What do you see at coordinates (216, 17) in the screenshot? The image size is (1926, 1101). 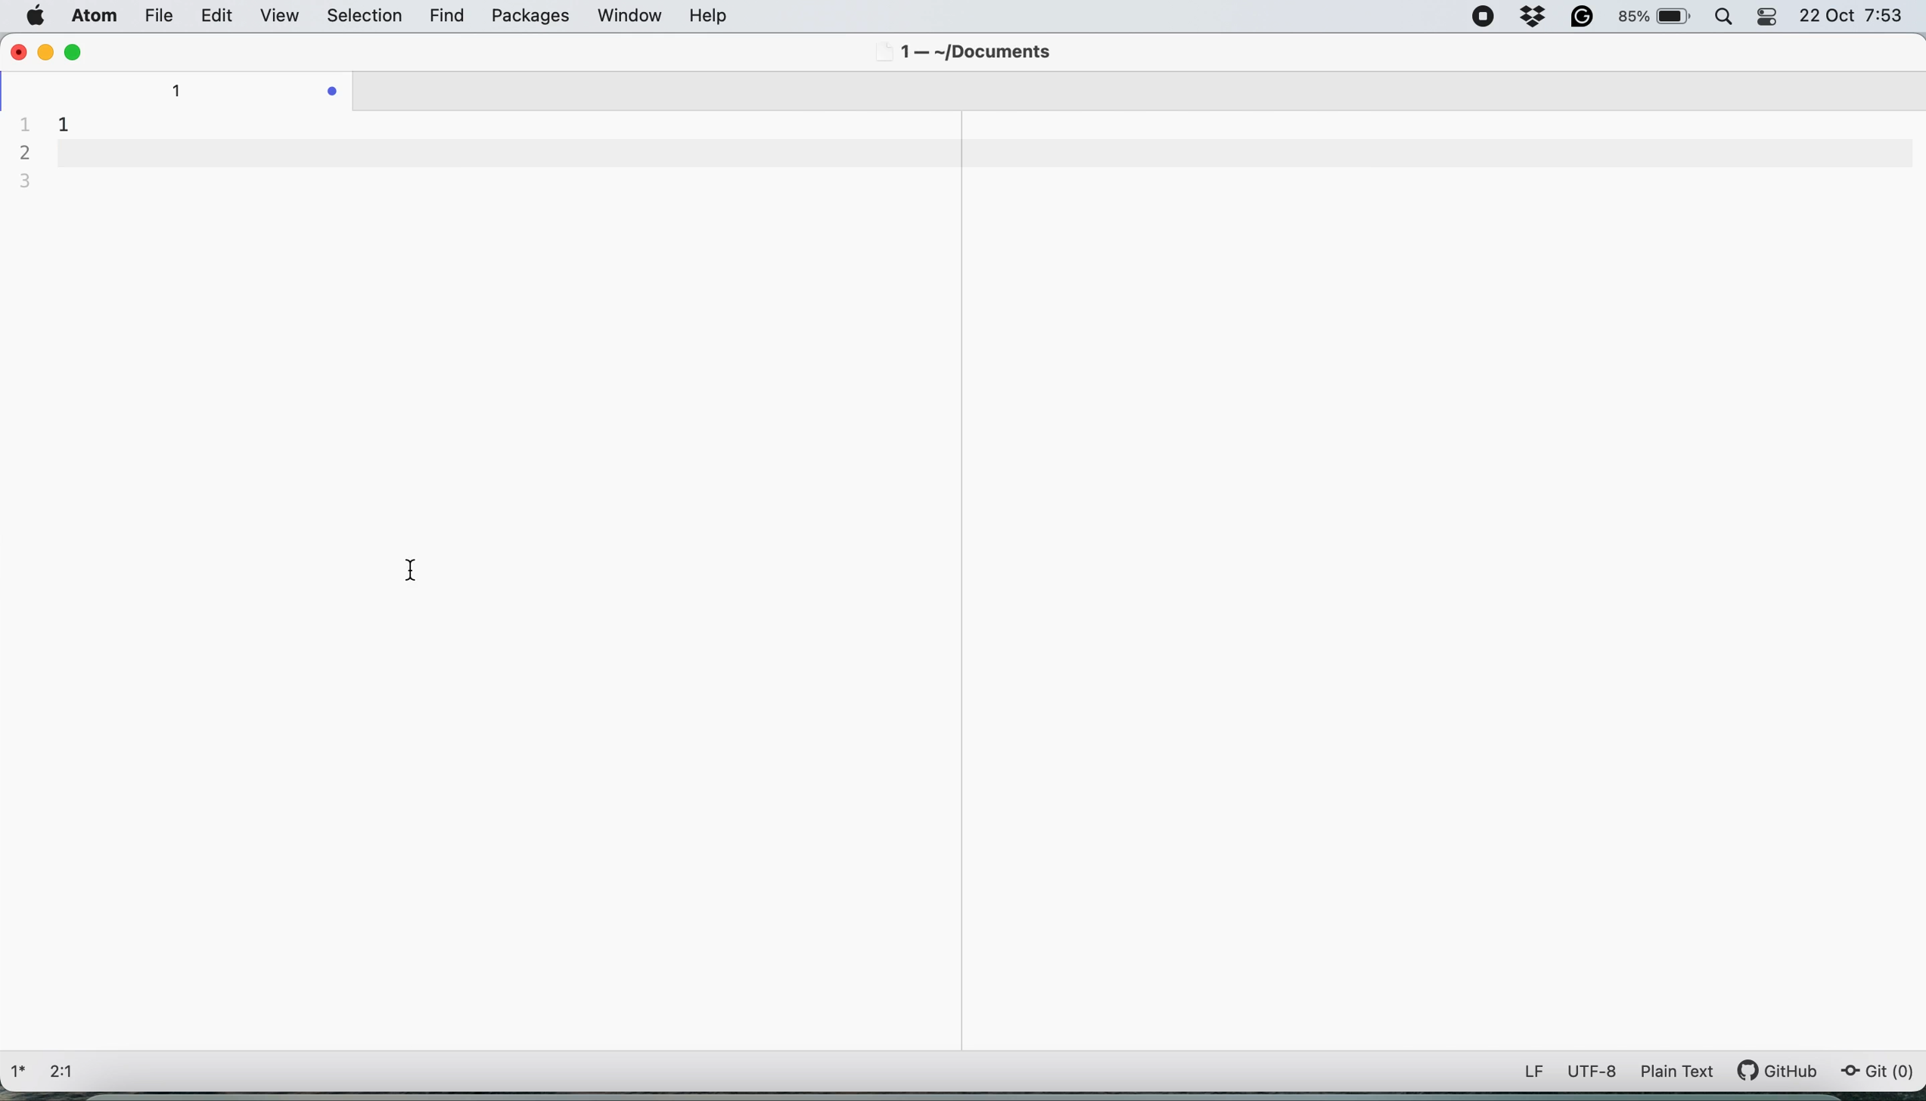 I see `edit` at bounding box center [216, 17].